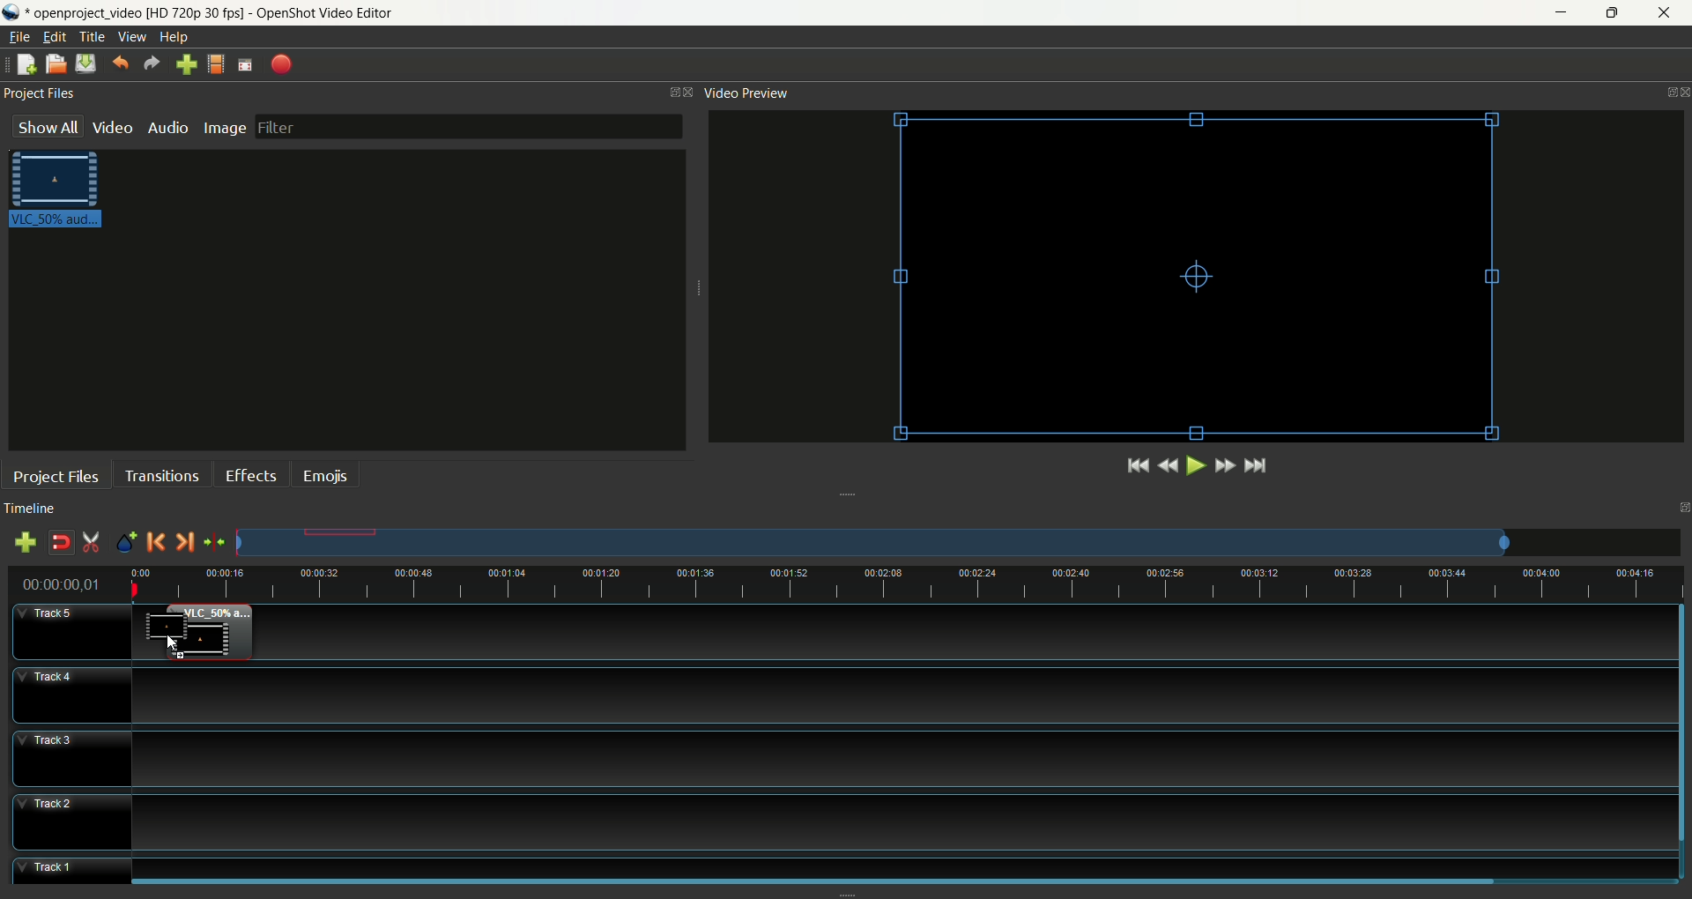 This screenshot has width=1692, height=899. Describe the element at coordinates (1196, 467) in the screenshot. I see `play` at that location.